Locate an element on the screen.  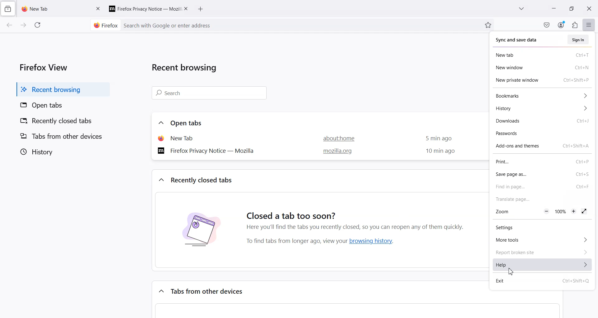
Reload is located at coordinates (38, 25).